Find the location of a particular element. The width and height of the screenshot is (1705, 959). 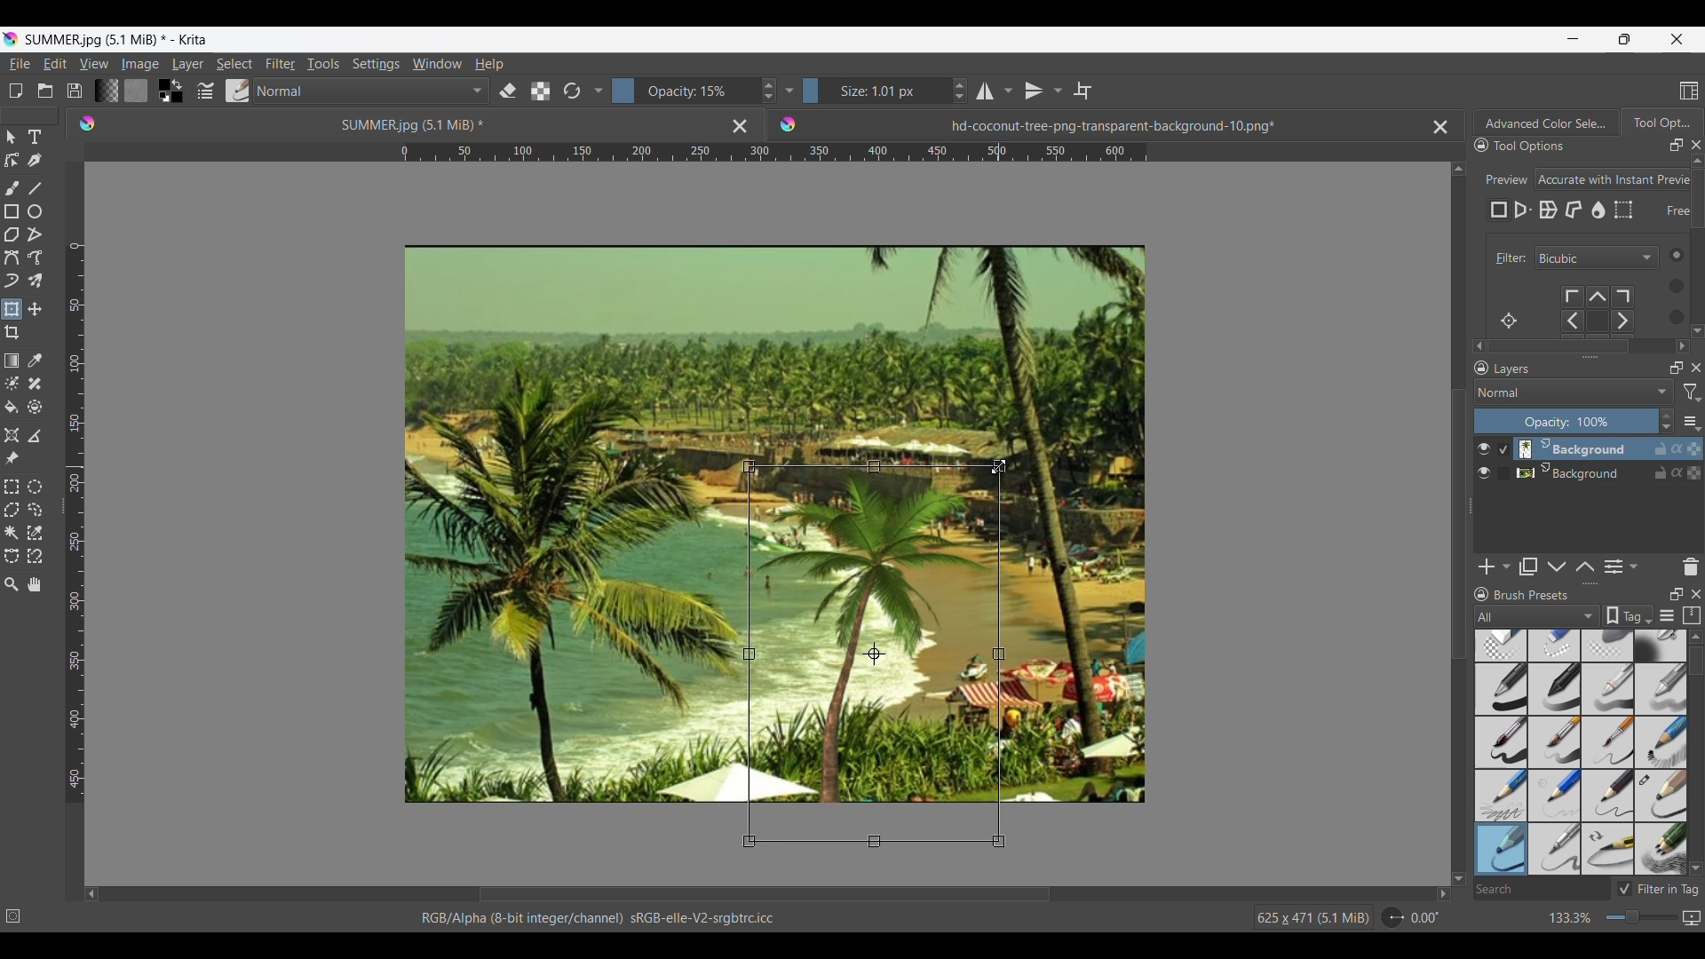

basic 5 - size opacity is located at coordinates (1557, 742).